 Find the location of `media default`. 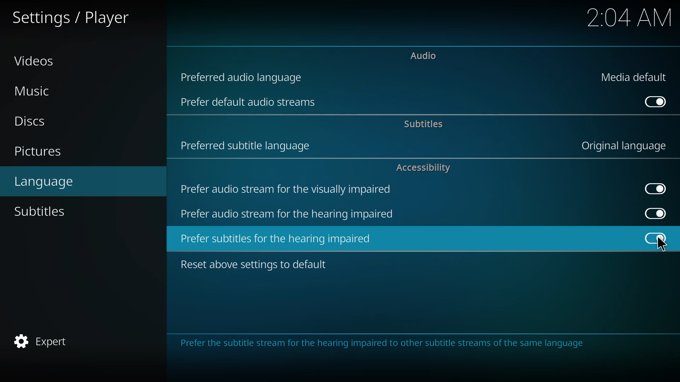

media default is located at coordinates (634, 76).